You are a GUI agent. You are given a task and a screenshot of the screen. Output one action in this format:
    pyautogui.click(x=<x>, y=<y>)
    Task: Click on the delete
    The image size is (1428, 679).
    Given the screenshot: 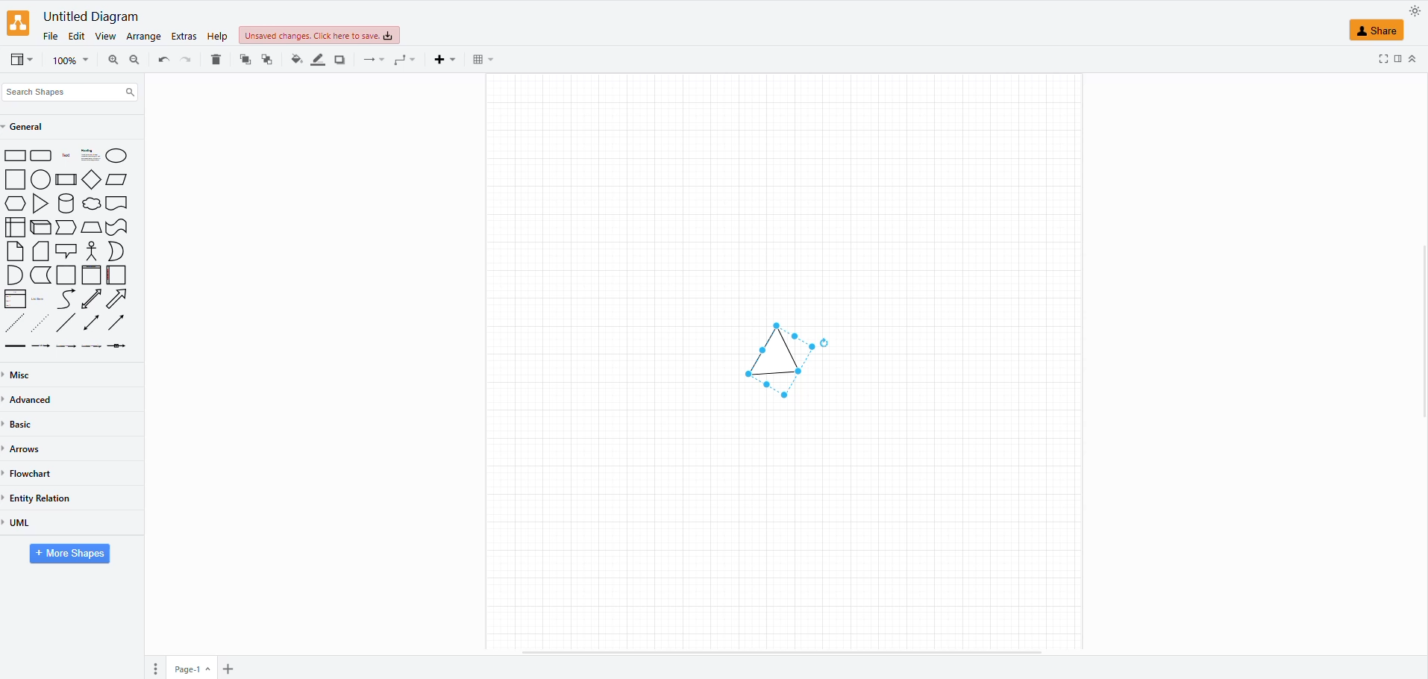 What is the action you would take?
    pyautogui.click(x=216, y=56)
    